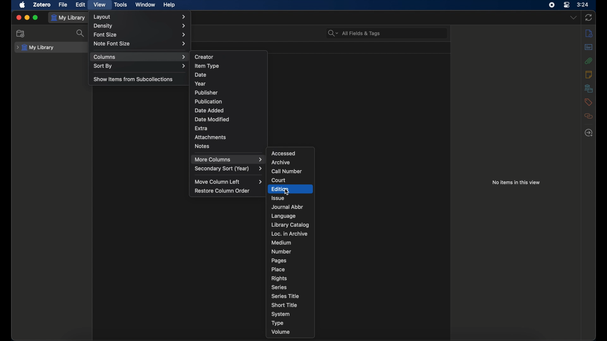 The image size is (607, 341). I want to click on minimize, so click(27, 18).